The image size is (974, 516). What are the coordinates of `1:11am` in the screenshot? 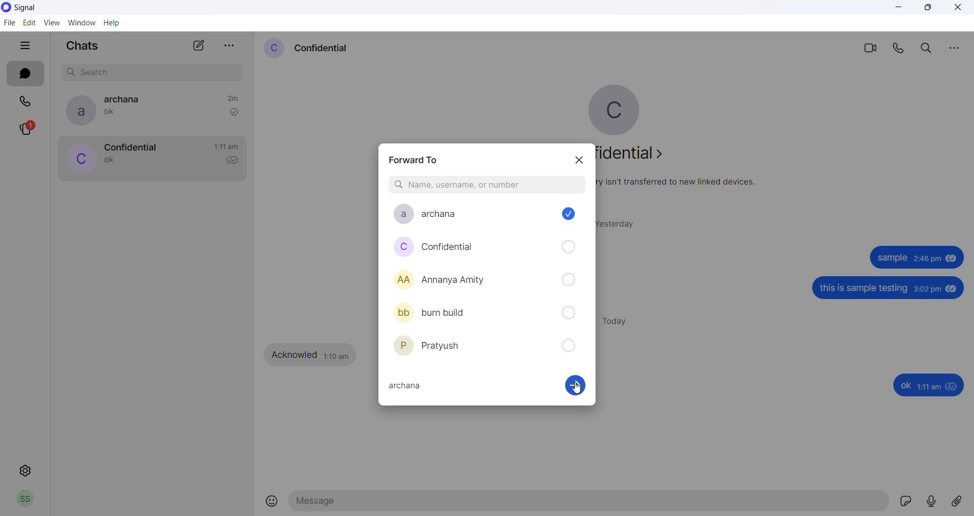 It's located at (930, 387).